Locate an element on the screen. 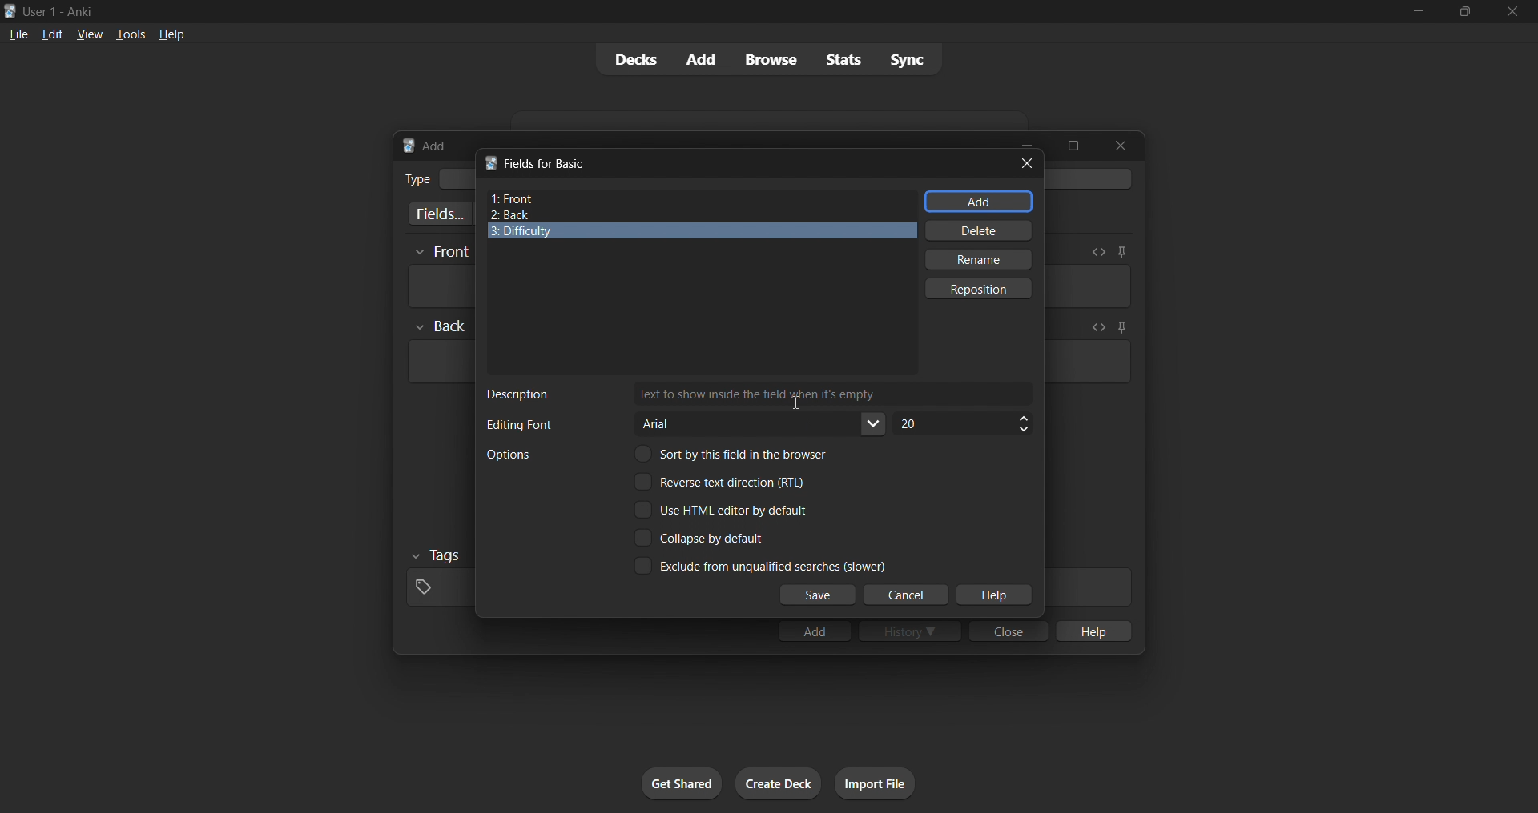 The image size is (1538, 813). add is located at coordinates (814, 631).